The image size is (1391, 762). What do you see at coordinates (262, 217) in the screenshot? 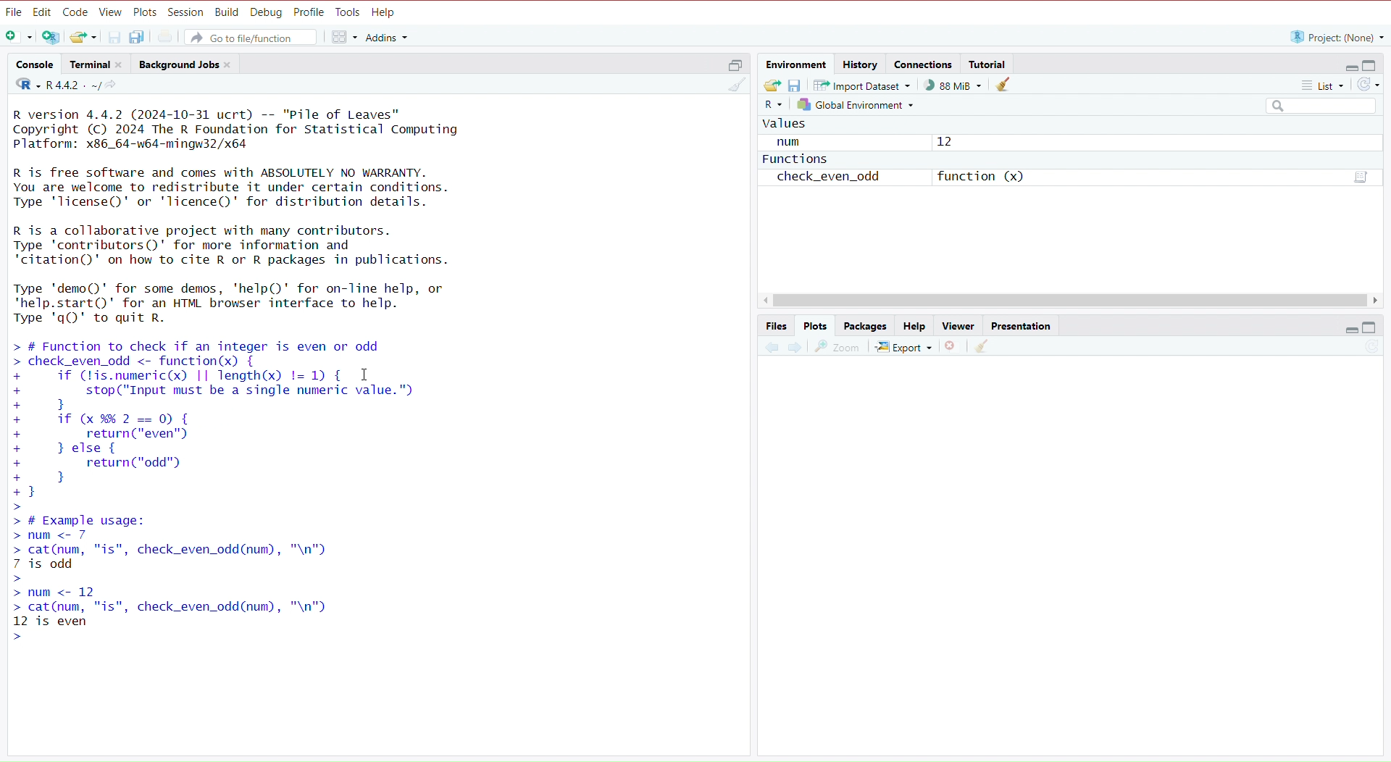
I see `R version 4.4.2 (2024-10-31 ucrt) -- "Pile of Leaves"
Copyright (C) 2024 The R Foundation for Statistical Computing
Platform: x86_64-w64-mingw32/x64

R is free software and comes with ABSOLUTELY NO WARRANTY.
You are welcome to redistribute it under certain conditions.
Type 'license()' or 'licence()' for distribution details.

R is a collaborative project with many contributors.

Type 'contributors()' for more information and

"citation()' on how to cite R or R packages in publications.
Type 'demo()' for some demos, ‘help()' for on-line help, or
'help.start()' for an HTML browser interface to help.

Type 'qQ)' to quit R.

>` at bounding box center [262, 217].